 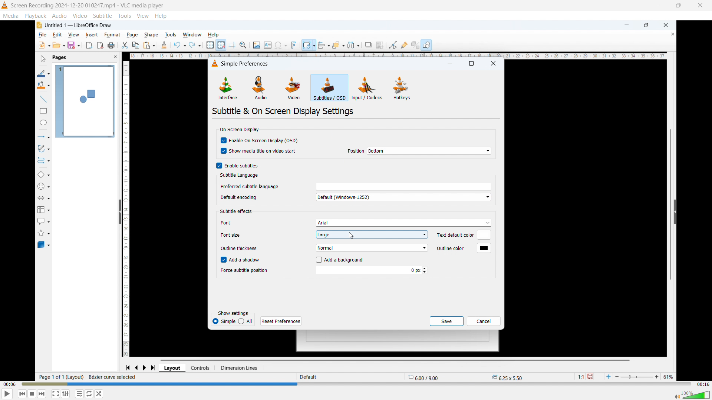 I want to click on Time bar , so click(x=357, y=383).